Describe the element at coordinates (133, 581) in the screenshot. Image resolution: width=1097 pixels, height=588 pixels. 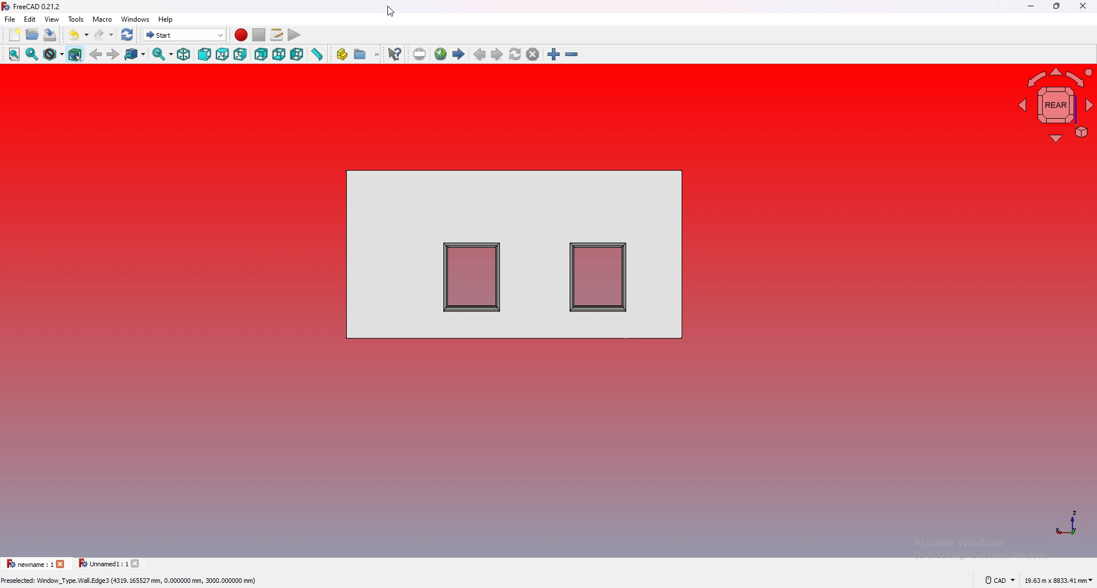
I see `Preselected: Window _Type.Wall.Edge3 (4319. 165527 mm, 0.000000 mm, 3000.000000 mm)` at that location.